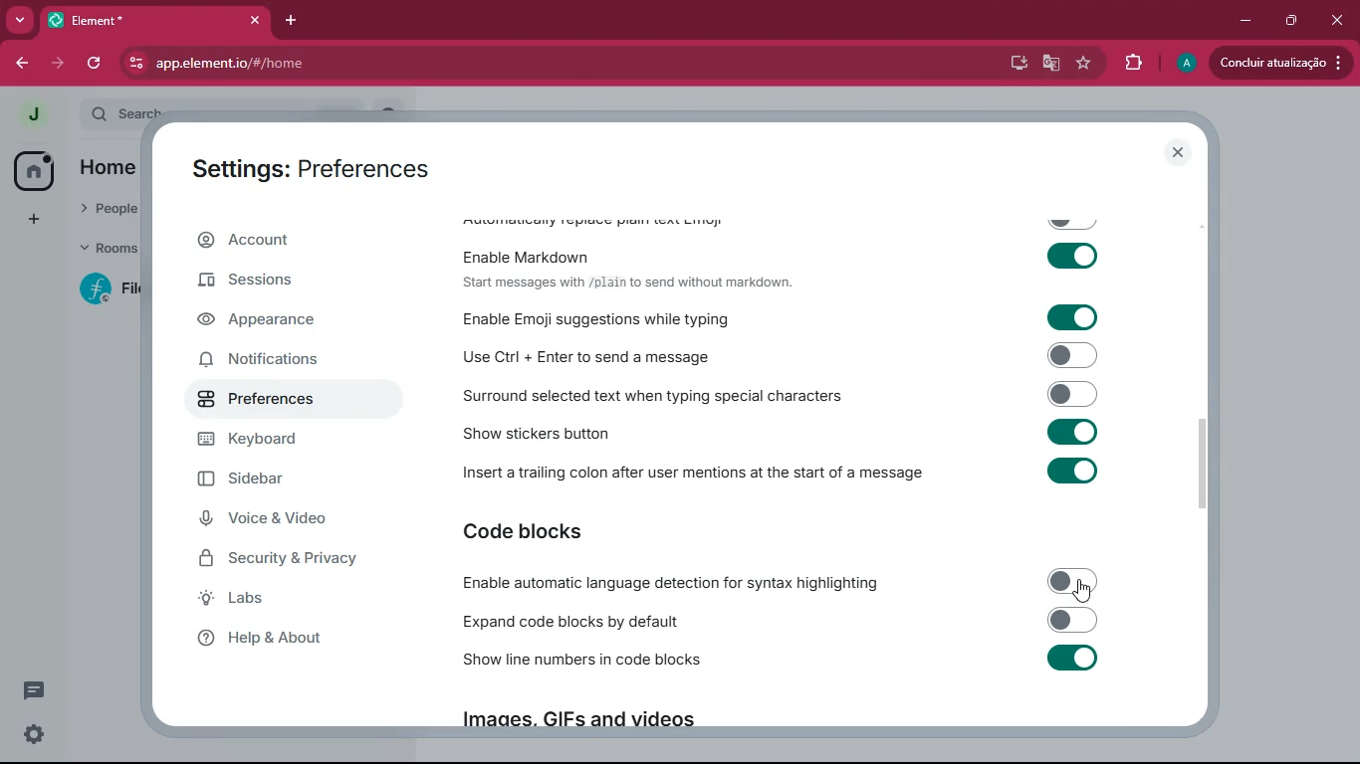 The height and width of the screenshot is (764, 1360). What do you see at coordinates (782, 583) in the screenshot?
I see `Enable automatic language detection for syntax highlighting` at bounding box center [782, 583].